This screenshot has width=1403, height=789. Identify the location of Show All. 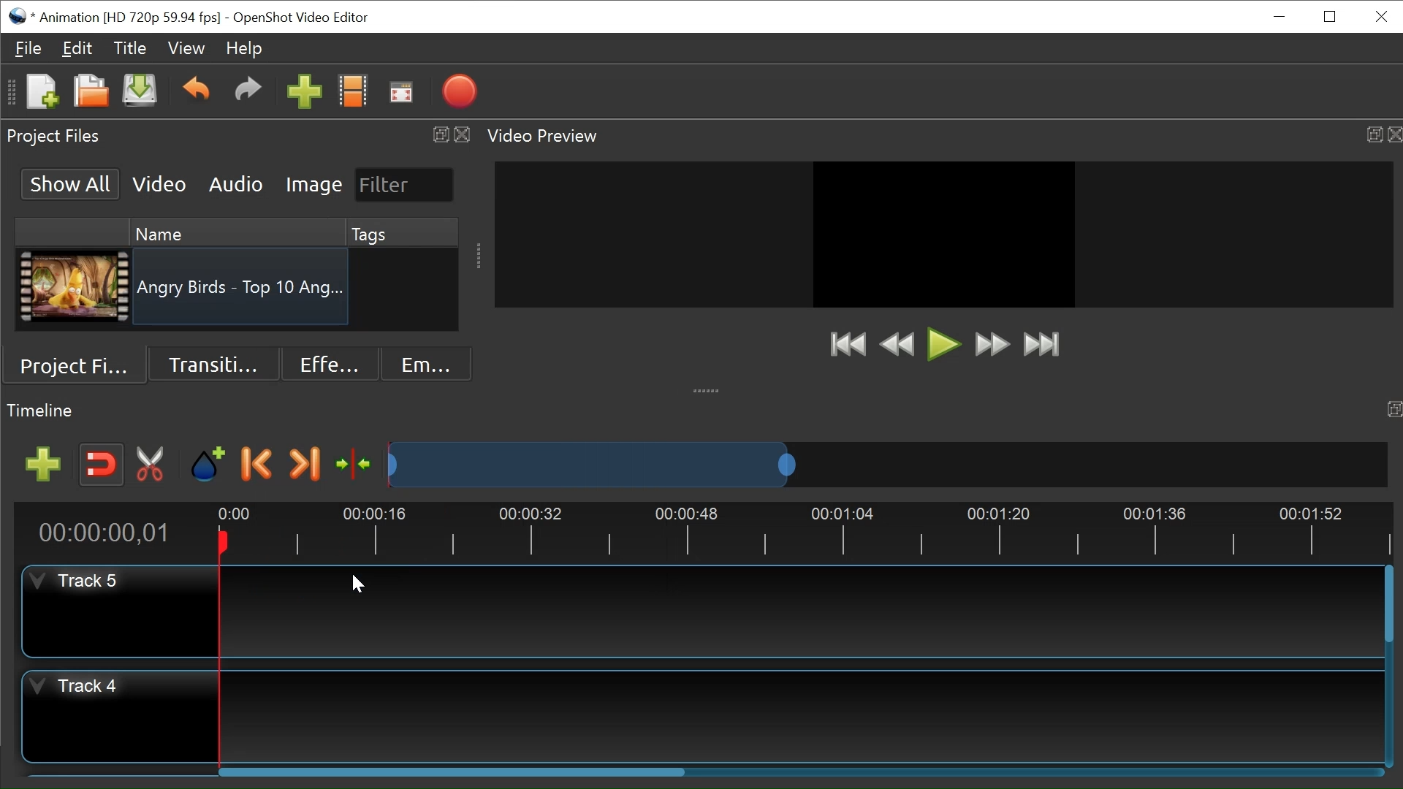
(72, 183).